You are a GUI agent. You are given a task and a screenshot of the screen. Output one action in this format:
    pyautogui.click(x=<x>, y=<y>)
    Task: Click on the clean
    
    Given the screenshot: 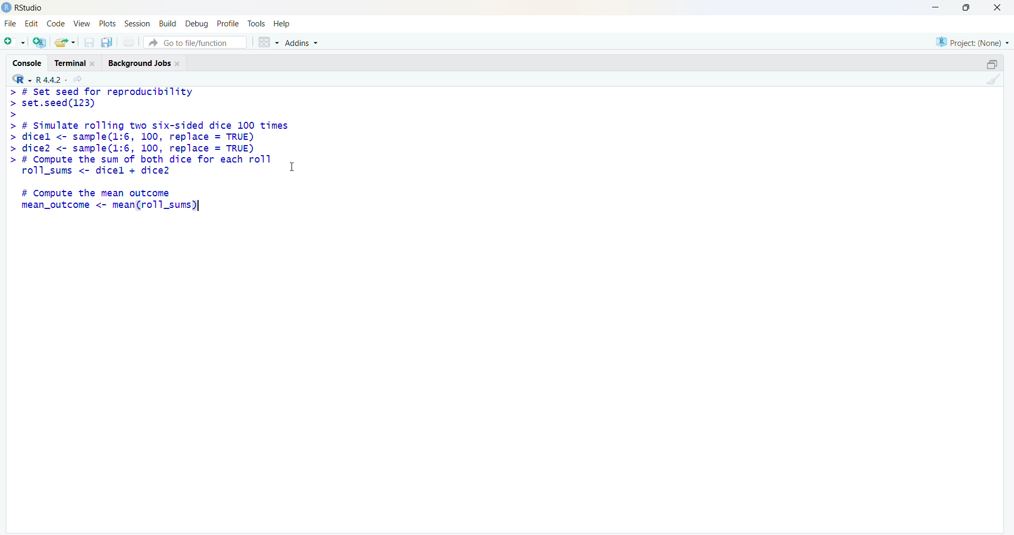 What is the action you would take?
    pyautogui.click(x=994, y=79)
    